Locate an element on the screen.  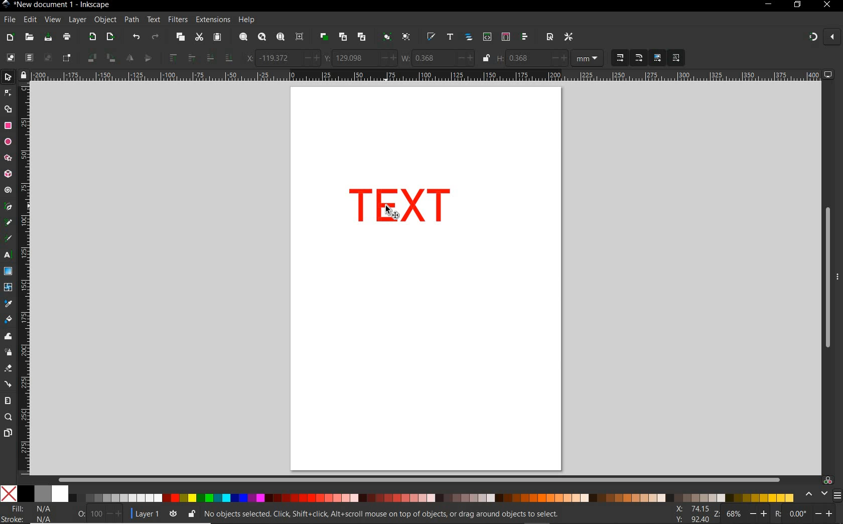
OPEN EXPORT is located at coordinates (111, 37).